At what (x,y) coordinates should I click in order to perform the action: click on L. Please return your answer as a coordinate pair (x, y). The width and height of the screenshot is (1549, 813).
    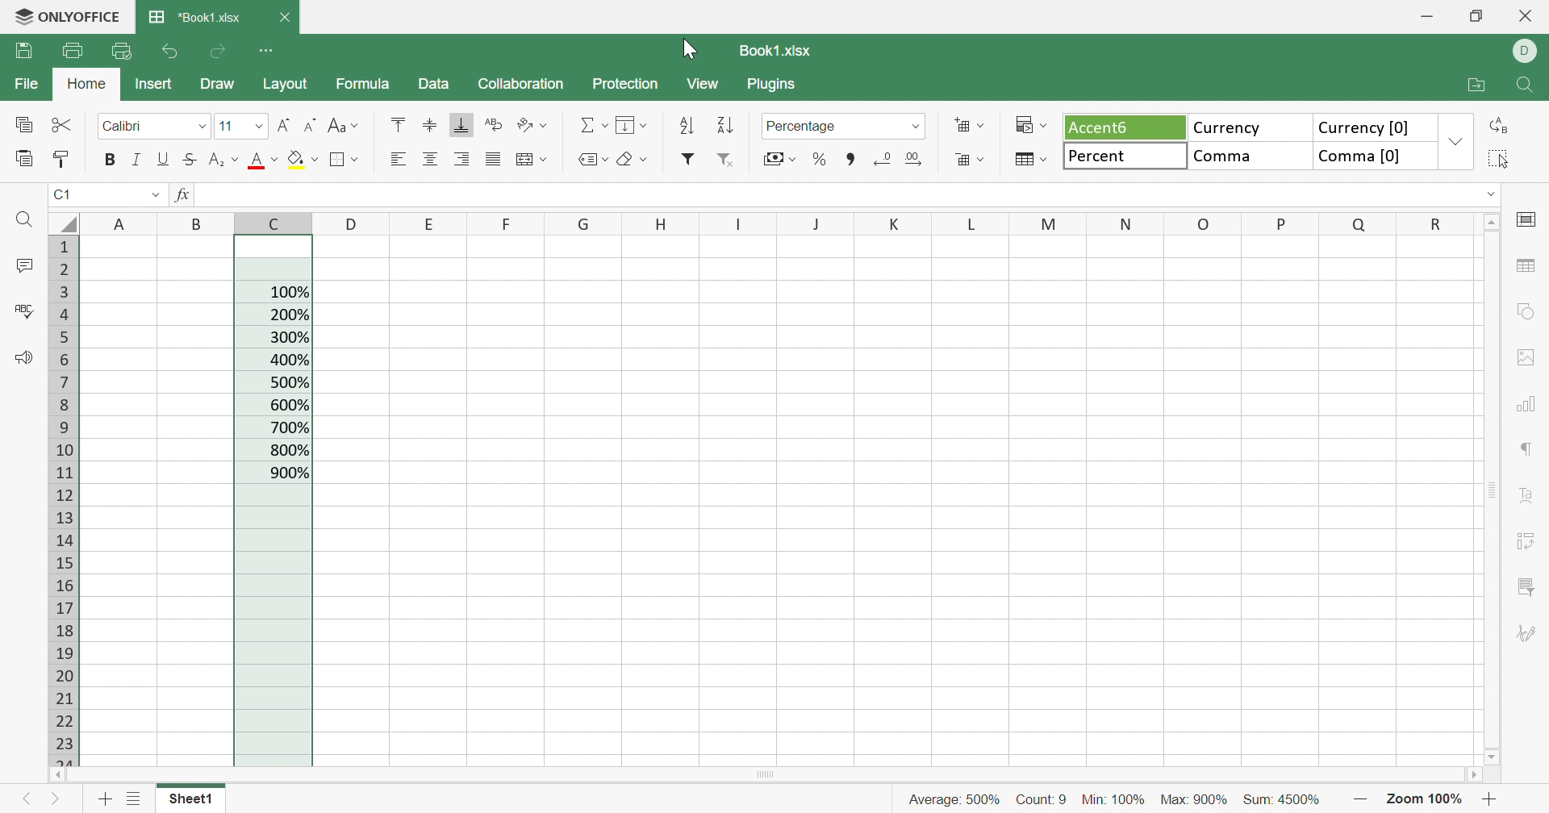
    Looking at the image, I should click on (969, 225).